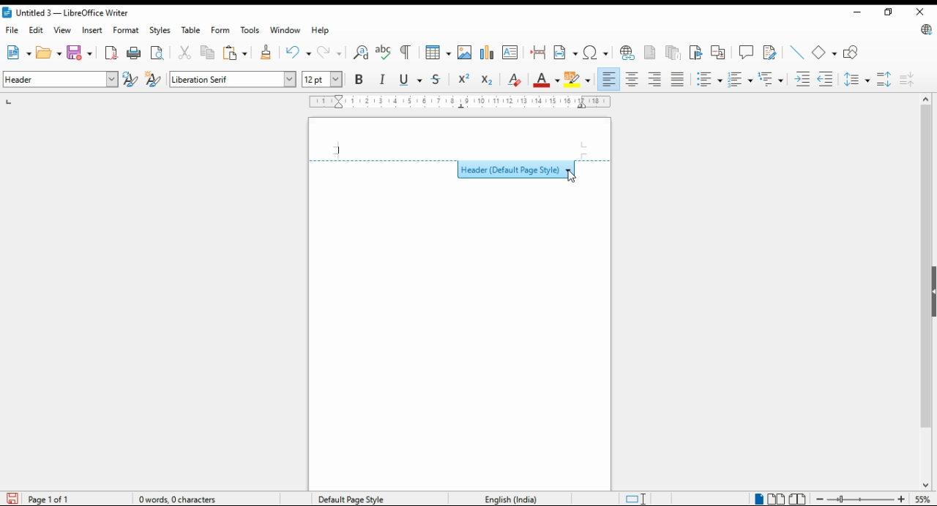  What do you see at coordinates (407, 52) in the screenshot?
I see `toggle formatting marks` at bounding box center [407, 52].